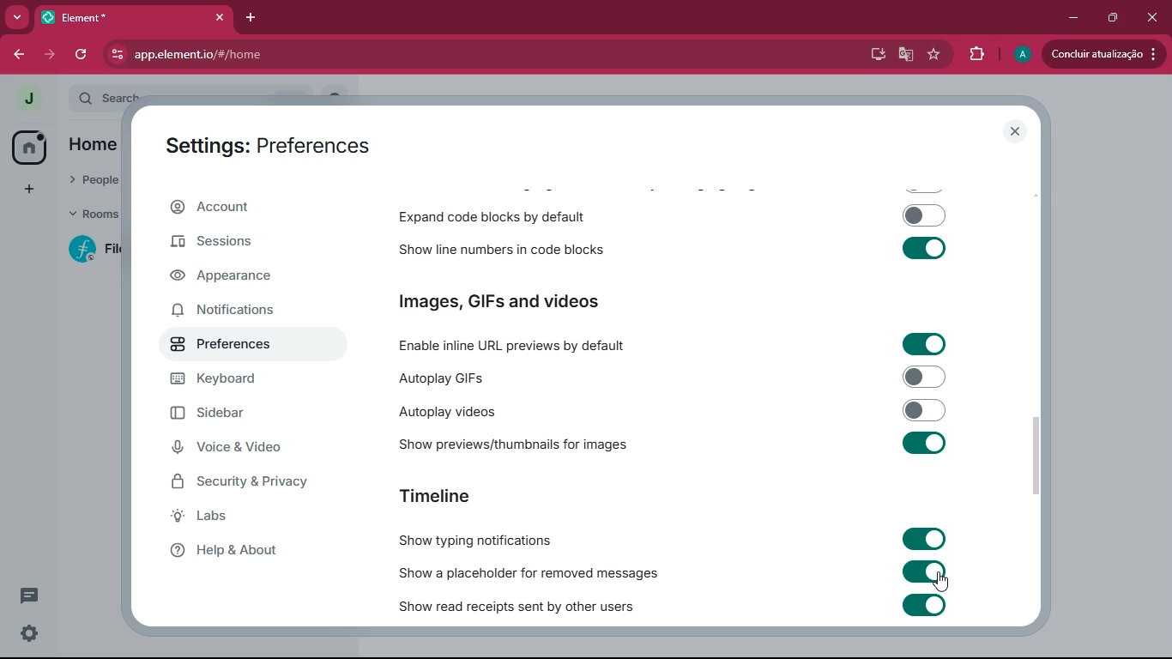 This screenshot has height=659, width=1172. Describe the element at coordinates (115, 18) in the screenshot. I see `tab` at that location.